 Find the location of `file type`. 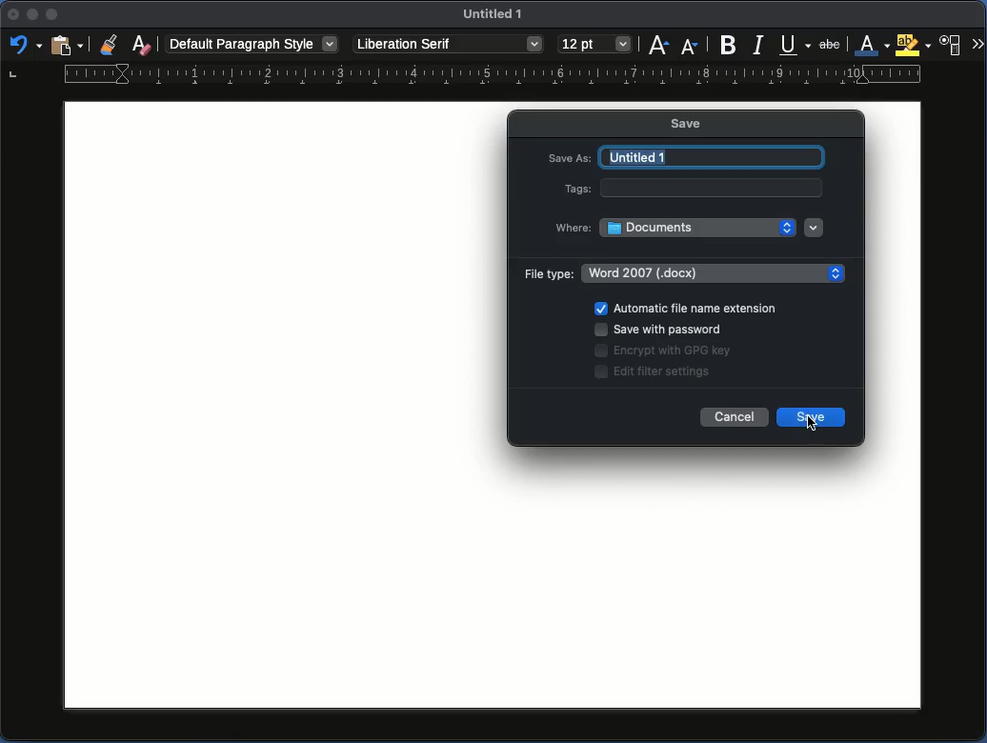

file type is located at coordinates (715, 271).